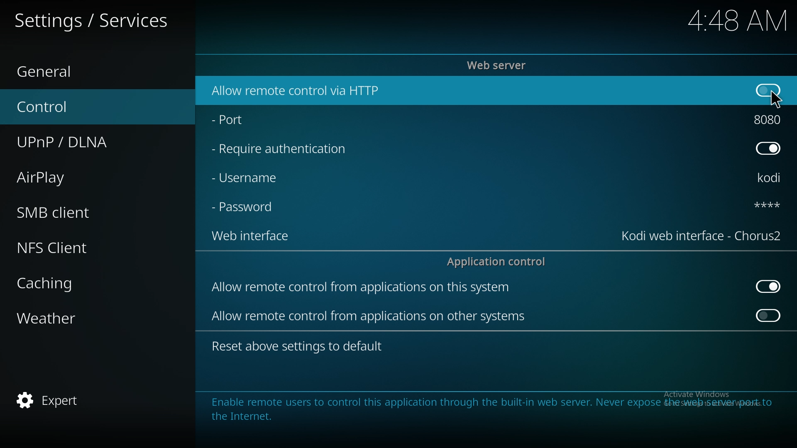 Image resolution: width=797 pixels, height=448 pixels. What do you see at coordinates (66, 284) in the screenshot?
I see `caching` at bounding box center [66, 284].